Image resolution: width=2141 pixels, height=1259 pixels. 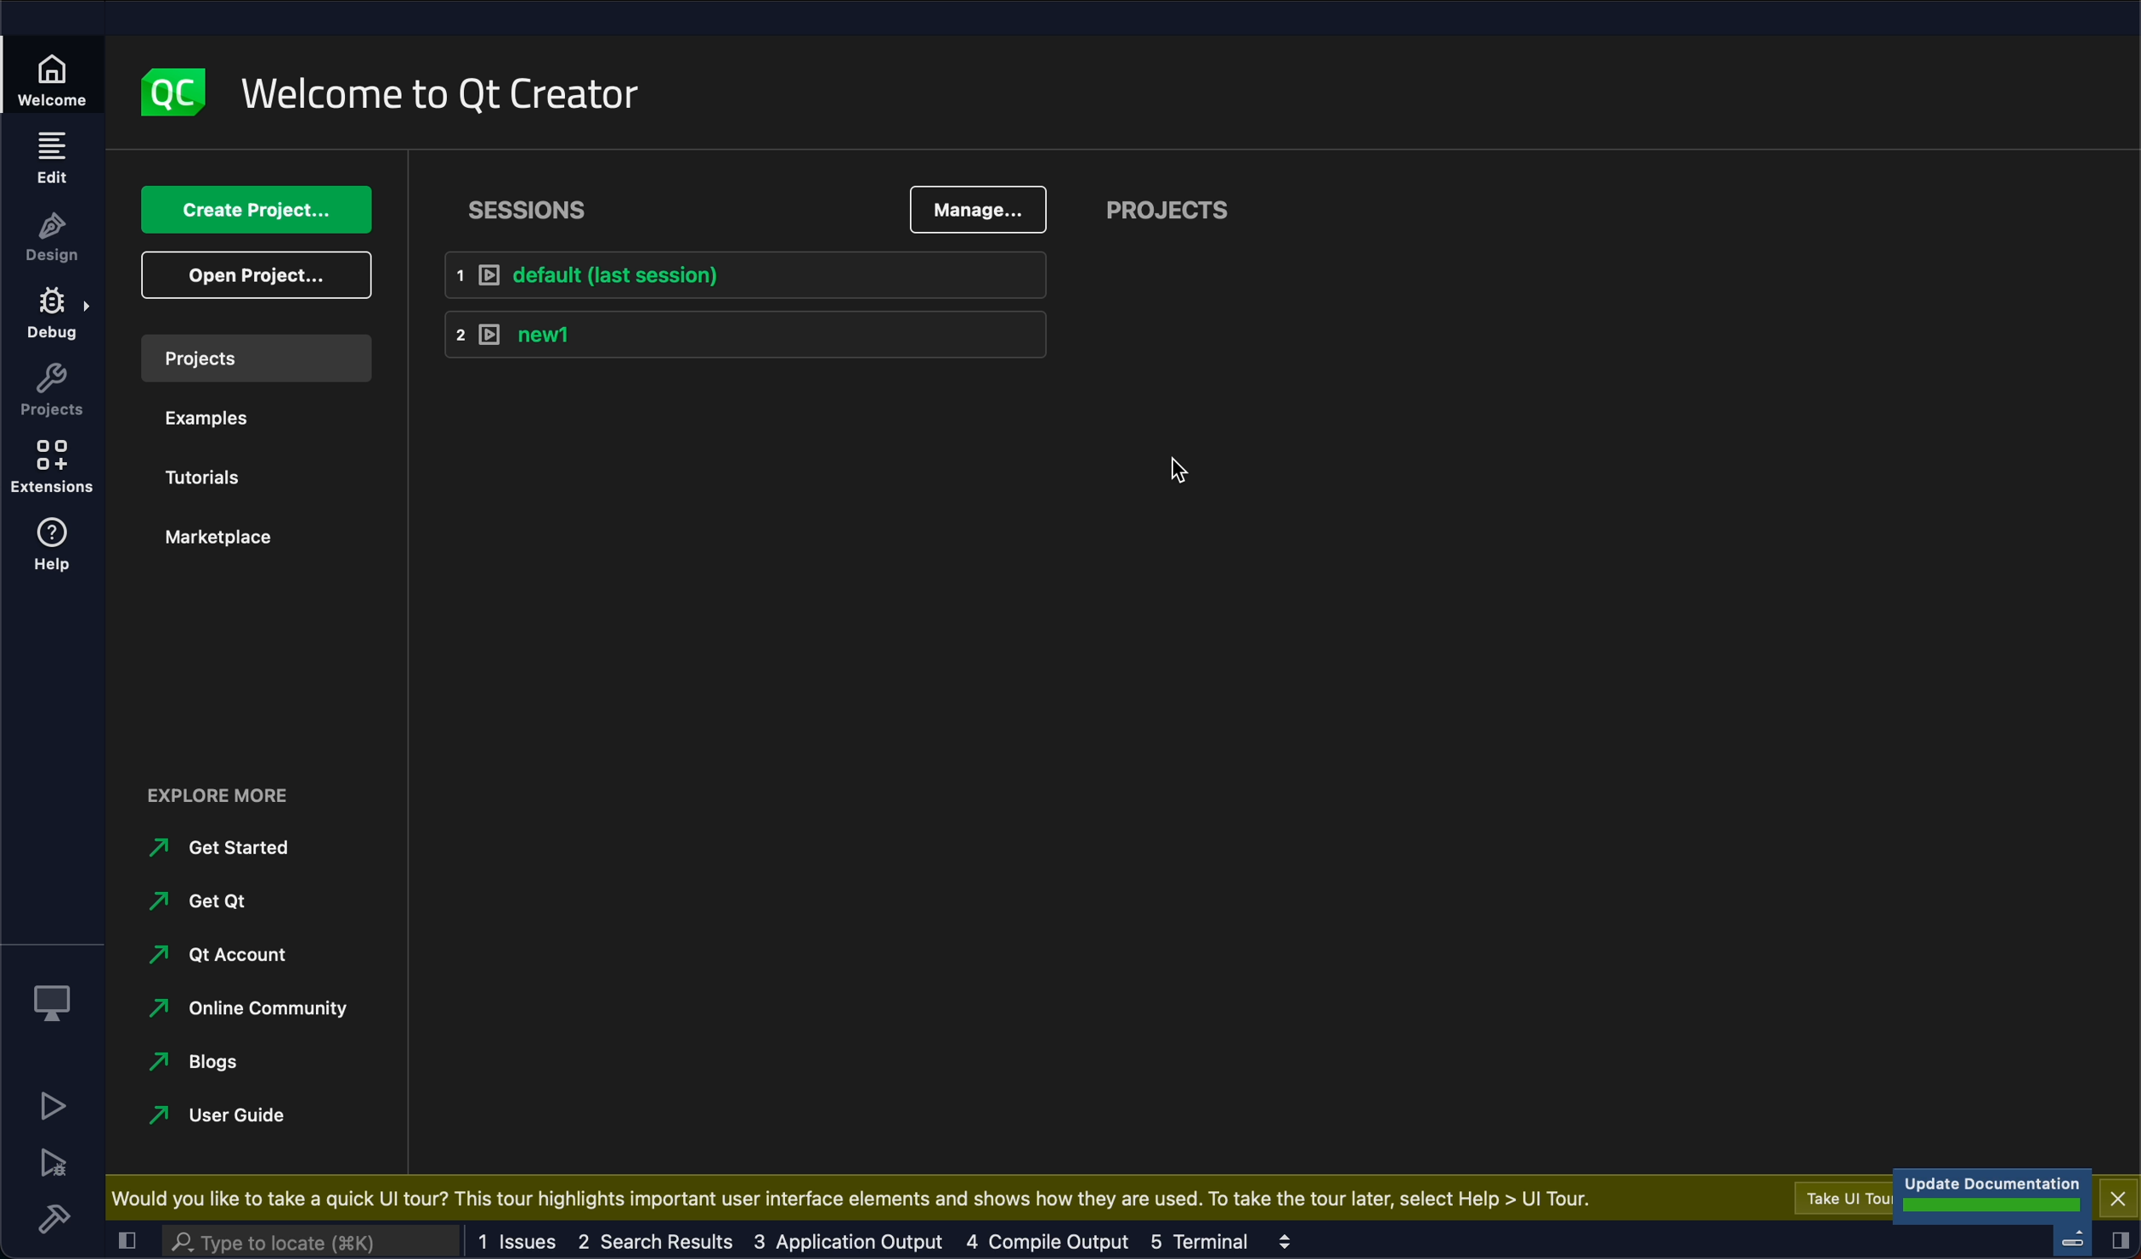 What do you see at coordinates (213, 1121) in the screenshot?
I see `user guide` at bounding box center [213, 1121].